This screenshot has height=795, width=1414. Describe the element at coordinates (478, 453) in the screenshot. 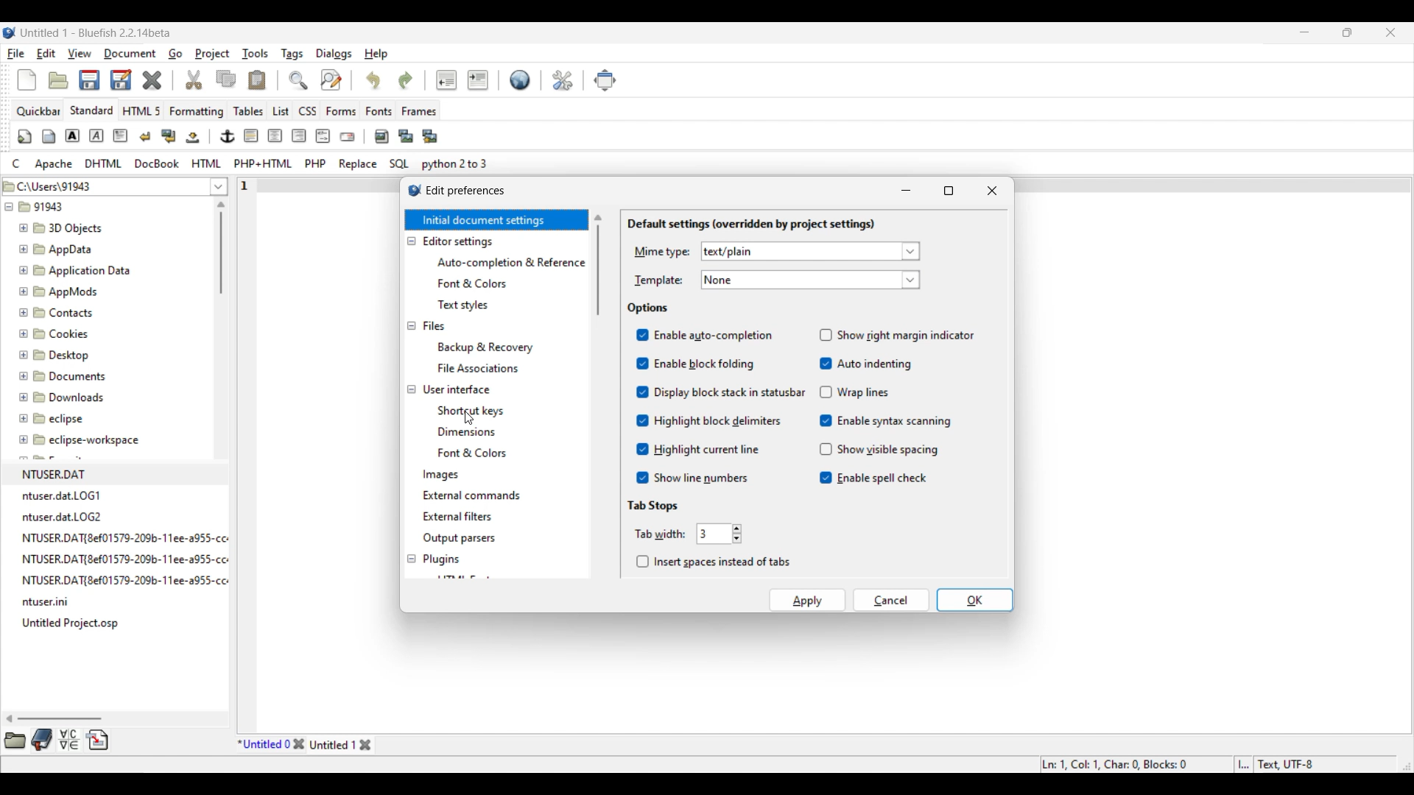

I see `Font & Colors` at that location.